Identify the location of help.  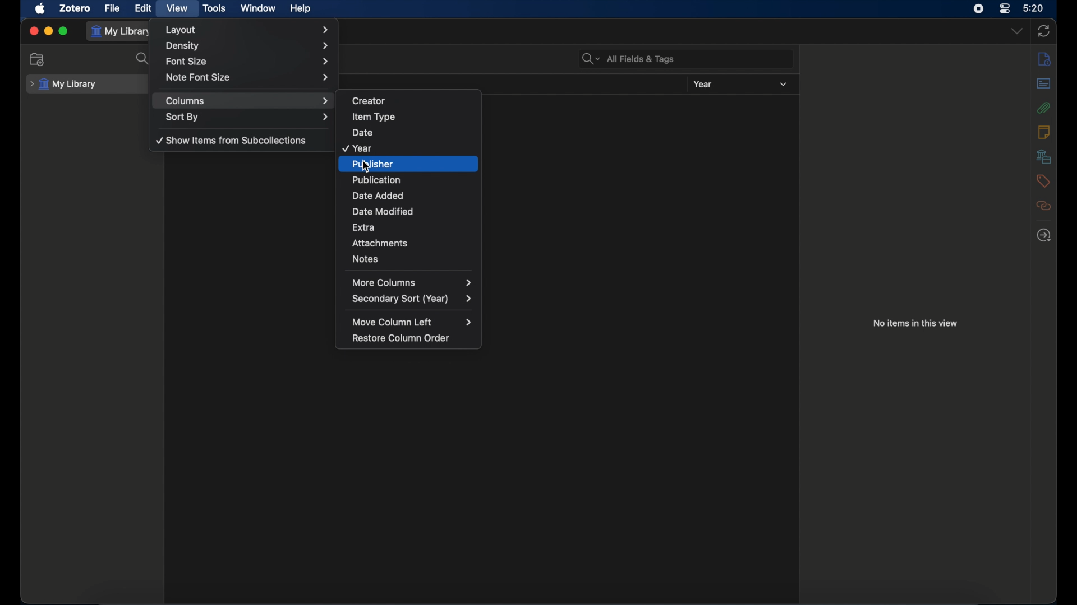
(300, 8).